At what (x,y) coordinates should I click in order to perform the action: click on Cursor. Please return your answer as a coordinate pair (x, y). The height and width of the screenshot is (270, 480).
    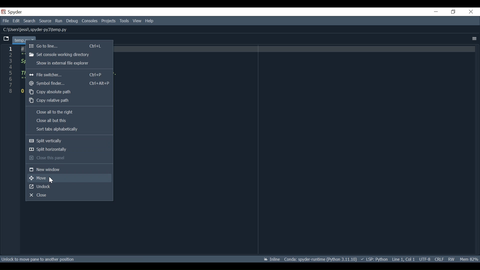
    Looking at the image, I should click on (51, 180).